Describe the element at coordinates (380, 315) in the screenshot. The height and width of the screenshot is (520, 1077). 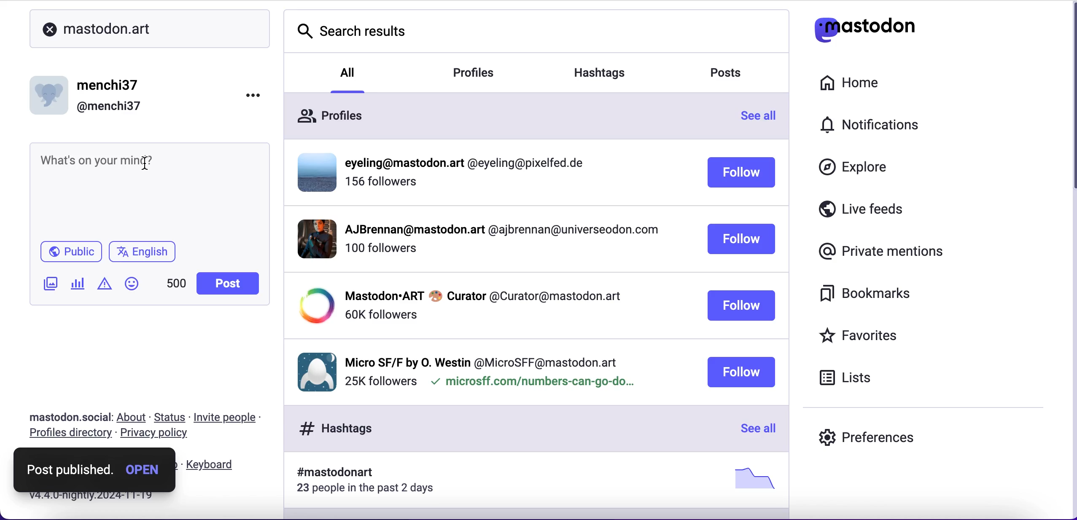
I see `followers` at that location.